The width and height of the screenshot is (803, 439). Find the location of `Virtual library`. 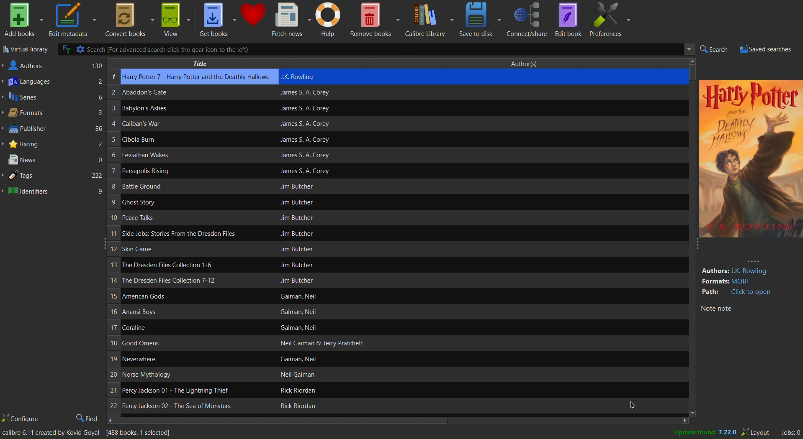

Virtual library is located at coordinates (23, 49).